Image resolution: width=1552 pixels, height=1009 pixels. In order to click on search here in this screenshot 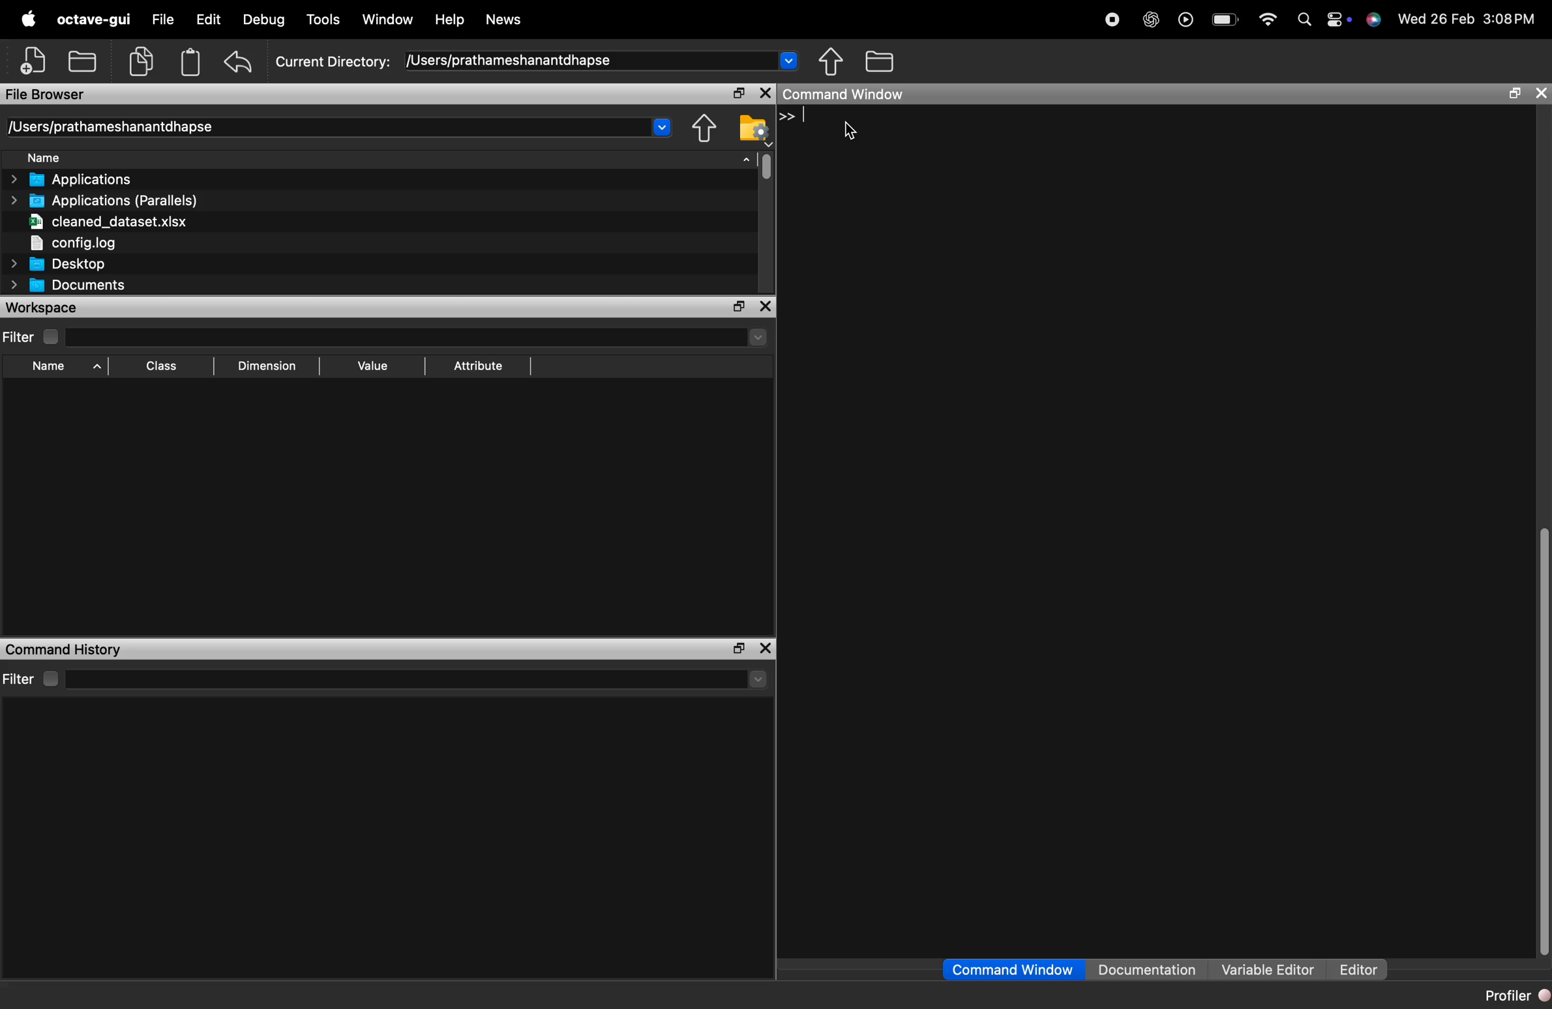, I will do `click(417, 680)`.